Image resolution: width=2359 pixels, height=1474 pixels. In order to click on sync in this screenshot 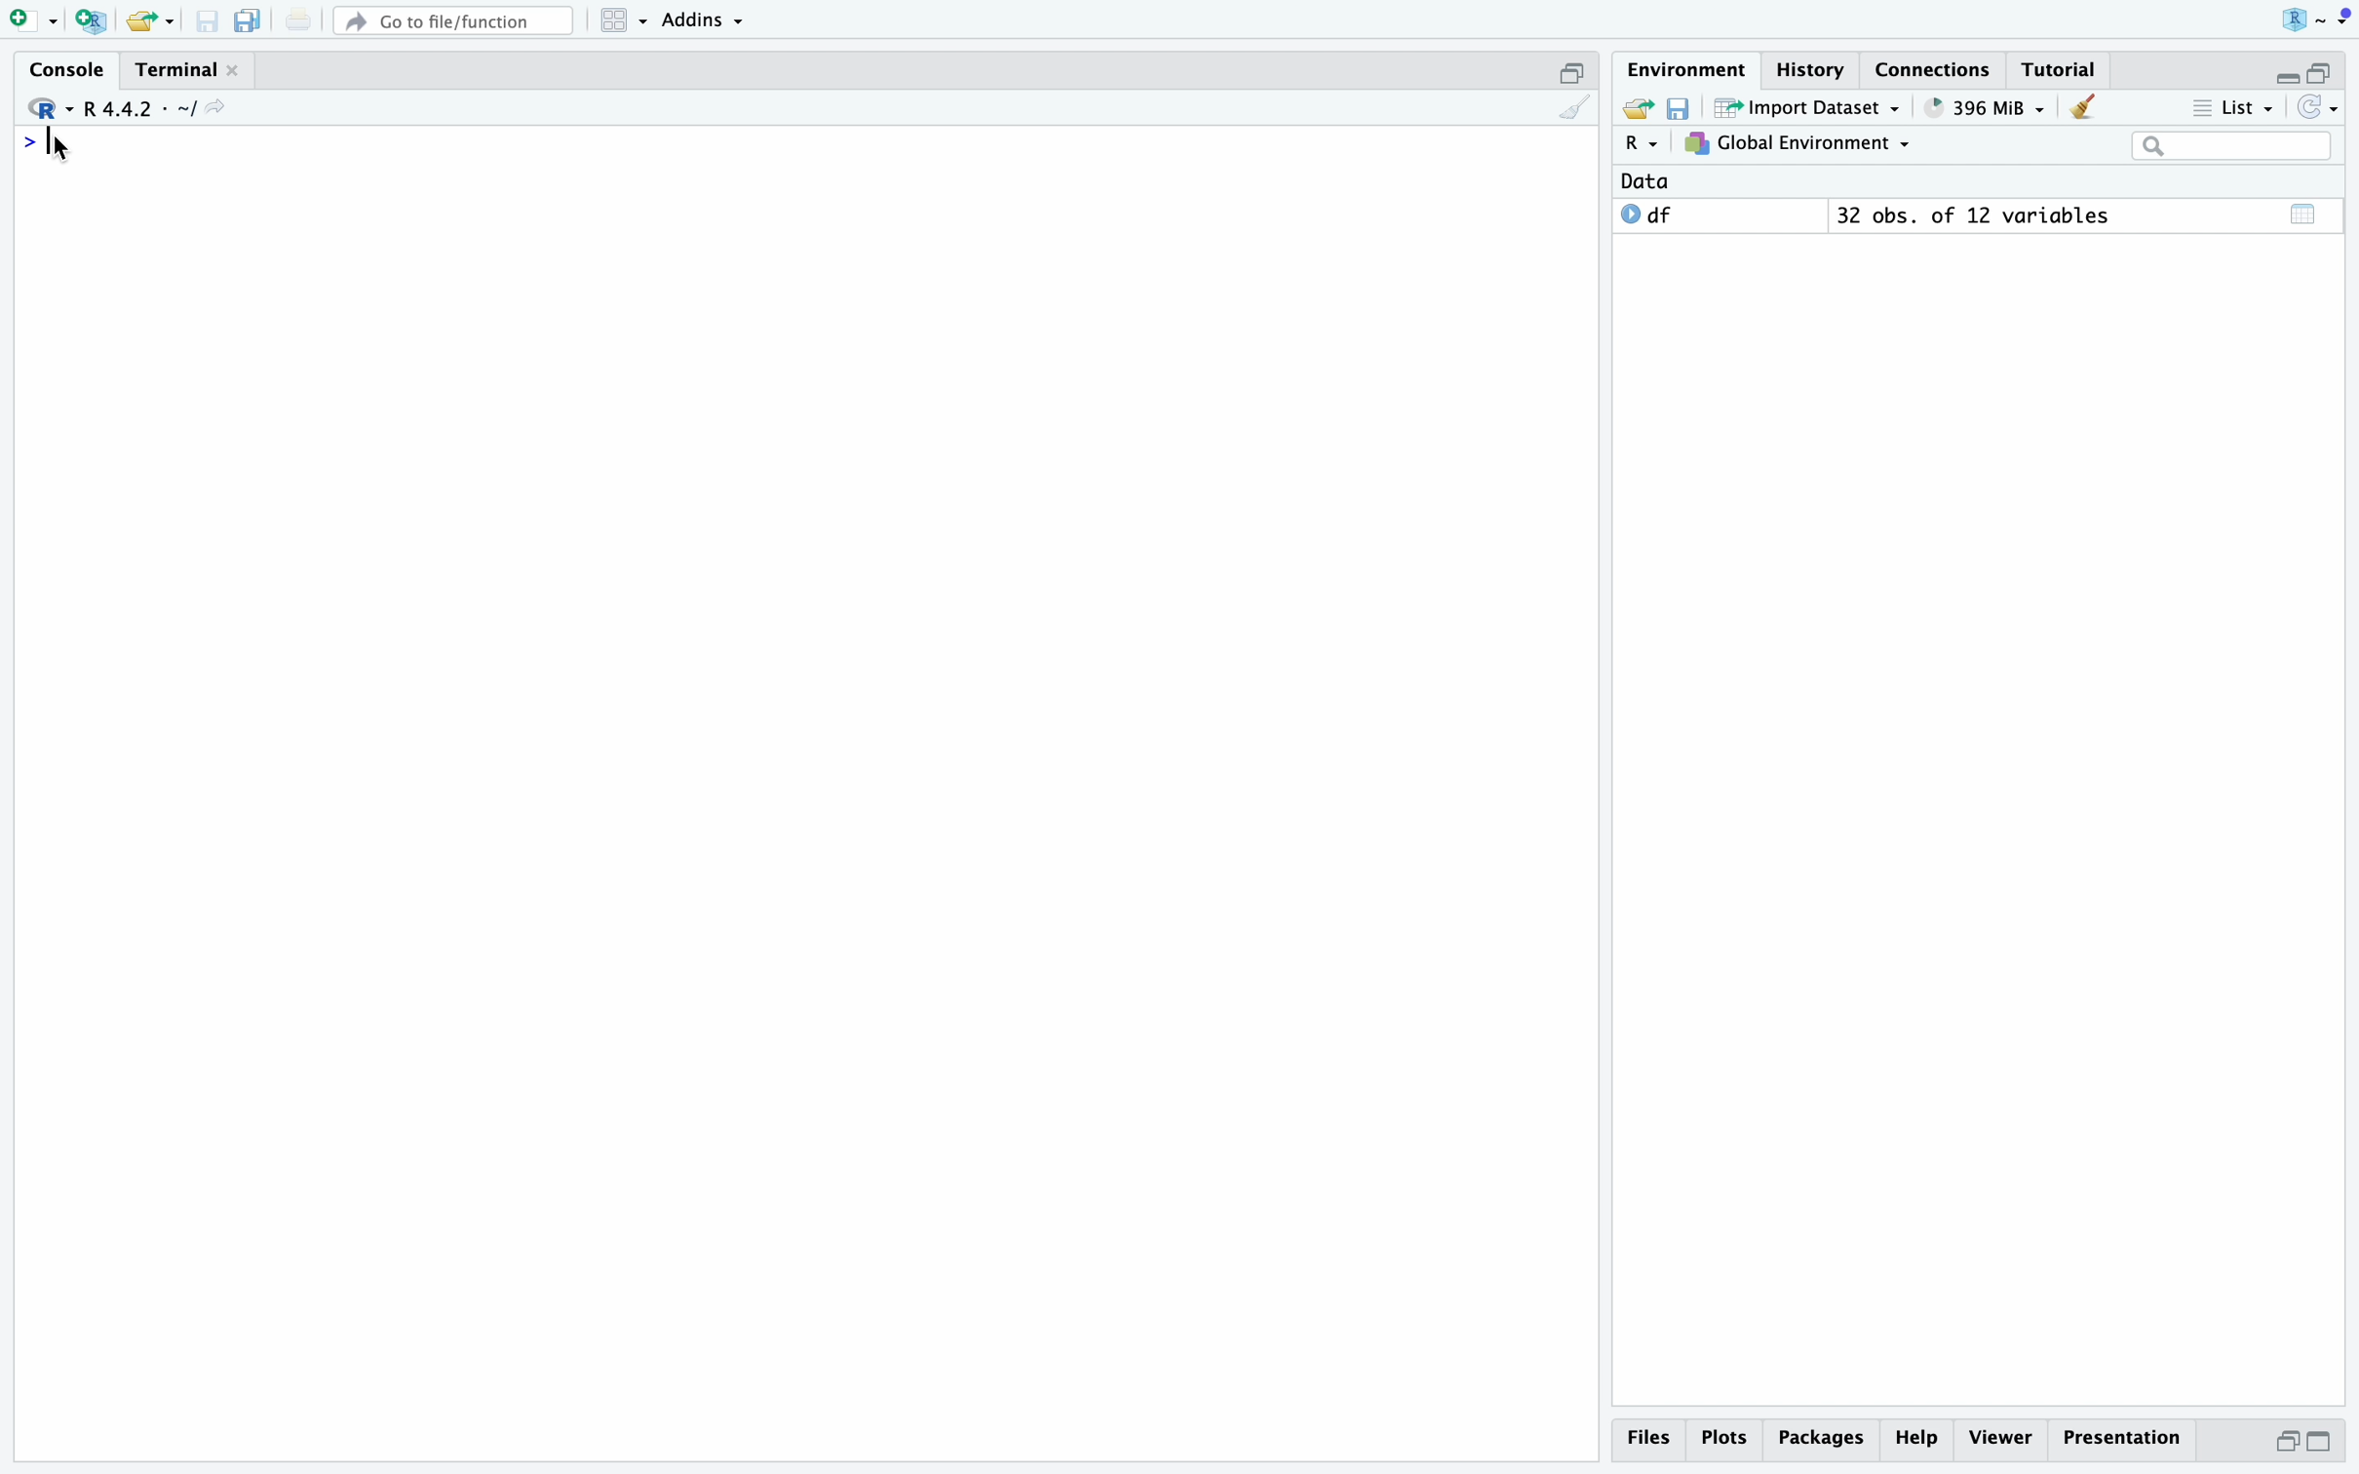, I will do `click(2320, 105)`.